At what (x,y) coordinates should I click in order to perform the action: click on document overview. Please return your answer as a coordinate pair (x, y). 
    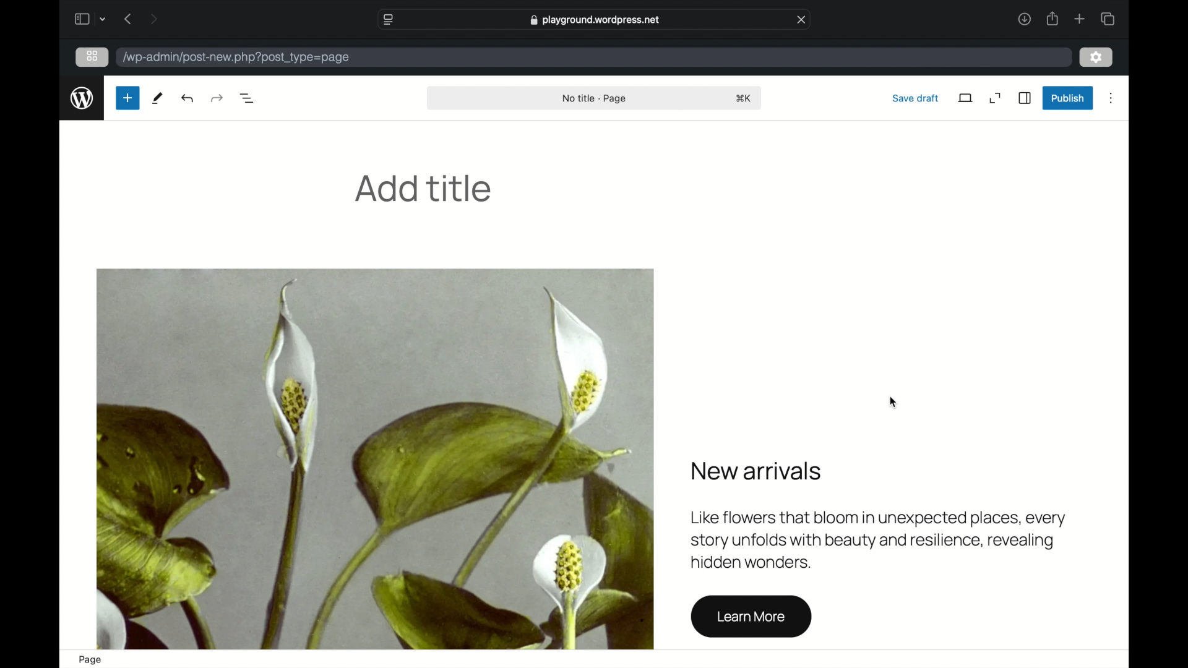
    Looking at the image, I should click on (248, 97).